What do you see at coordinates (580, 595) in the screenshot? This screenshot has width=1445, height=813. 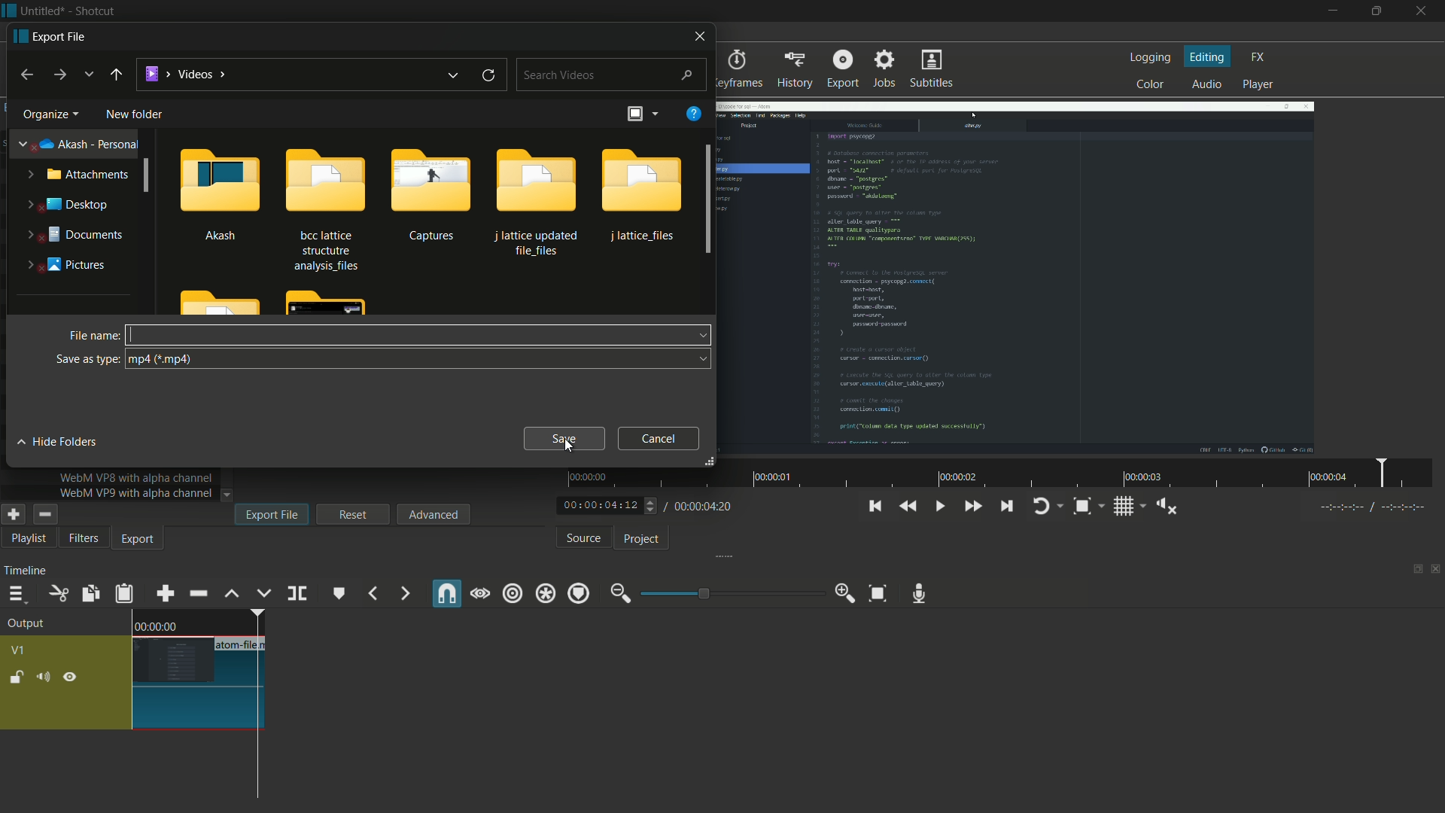 I see `ripple markers` at bounding box center [580, 595].